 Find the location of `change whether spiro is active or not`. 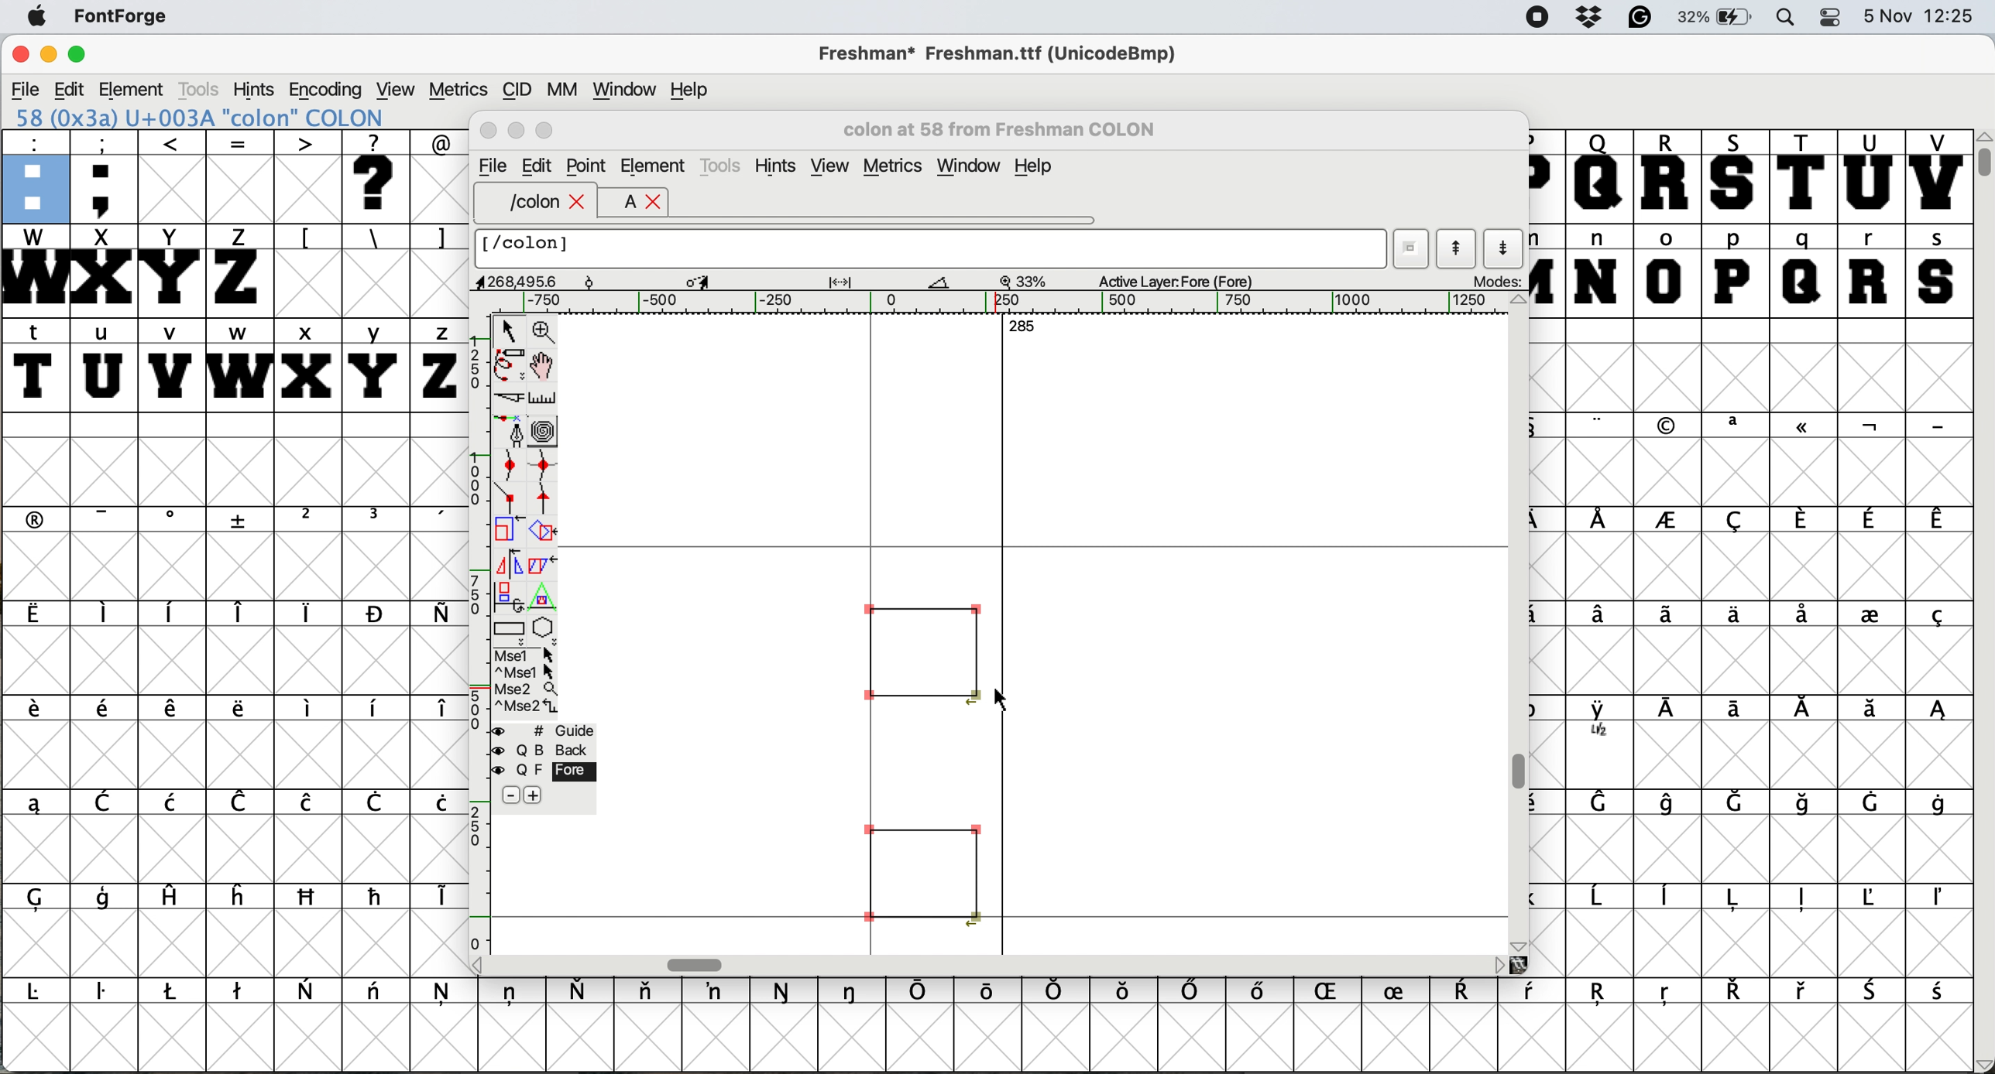

change whether spiro is active or not is located at coordinates (547, 428).